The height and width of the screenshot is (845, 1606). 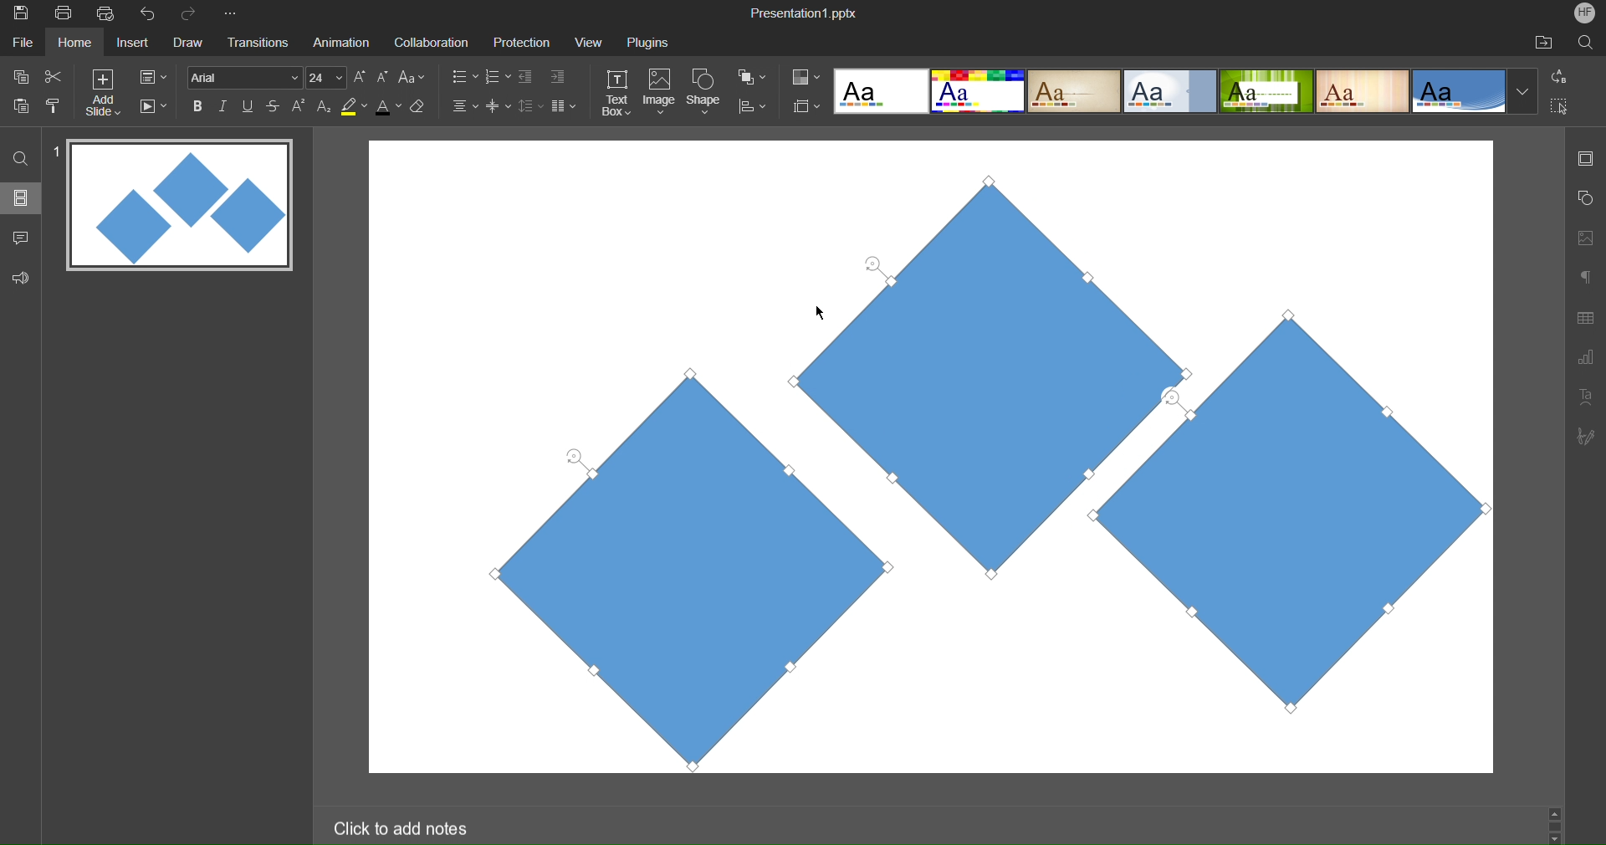 What do you see at coordinates (1583, 158) in the screenshot?
I see `Slide Settings` at bounding box center [1583, 158].